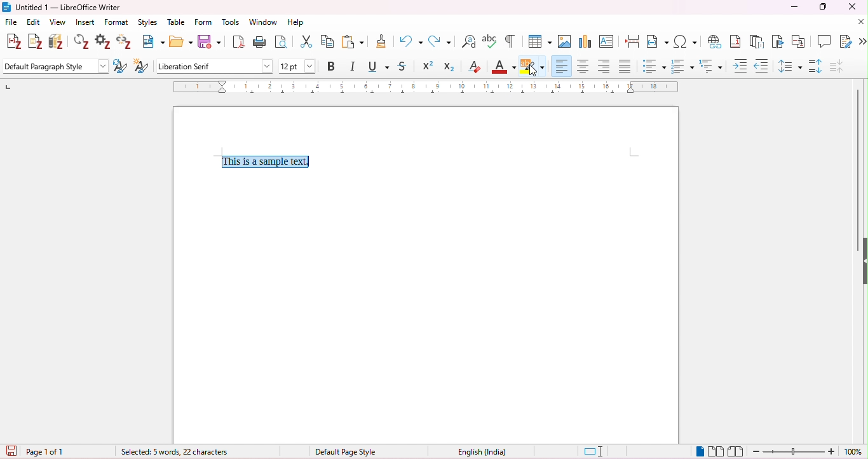  Describe the element at coordinates (164, 451) in the screenshot. I see `word count` at that location.